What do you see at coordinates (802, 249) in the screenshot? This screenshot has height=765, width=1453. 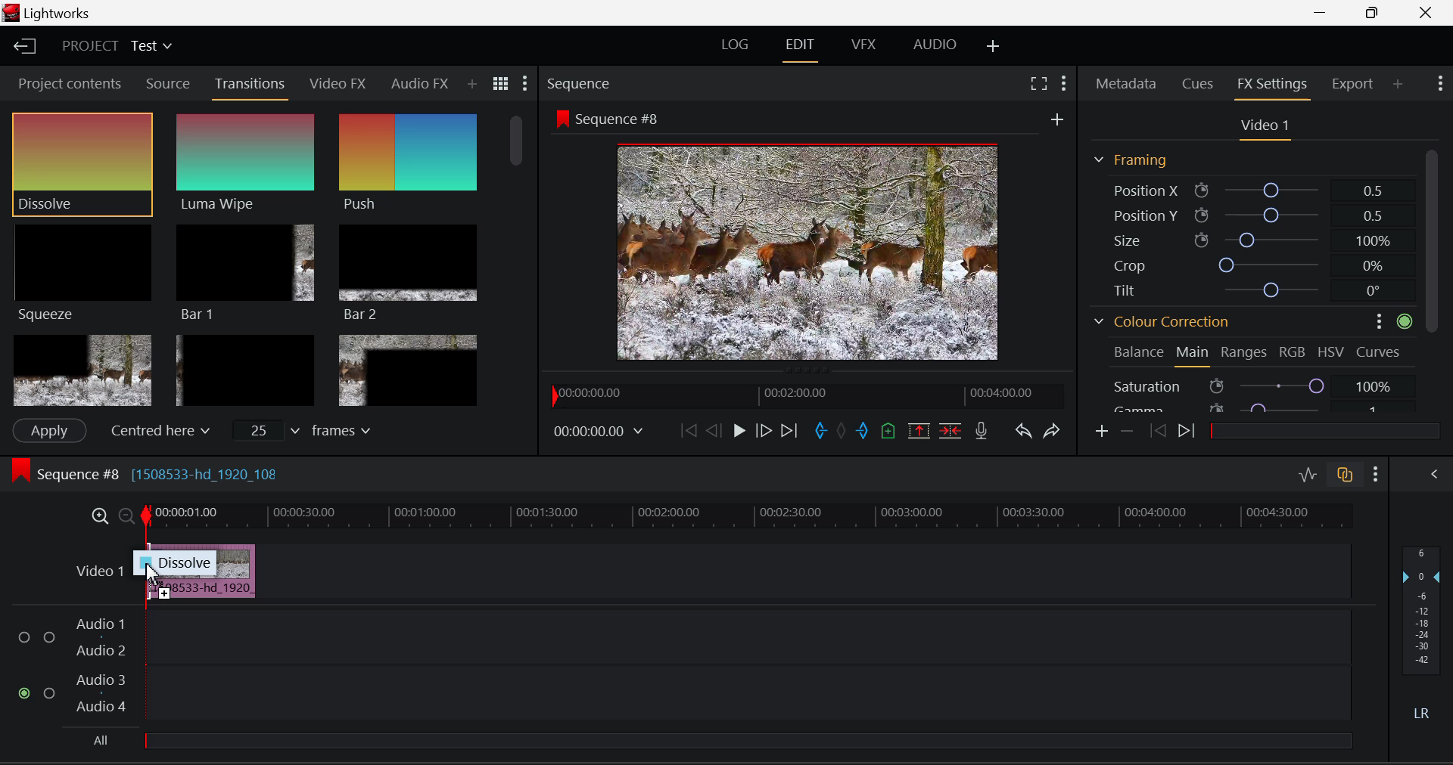 I see `Preview Screen Altered` at bounding box center [802, 249].